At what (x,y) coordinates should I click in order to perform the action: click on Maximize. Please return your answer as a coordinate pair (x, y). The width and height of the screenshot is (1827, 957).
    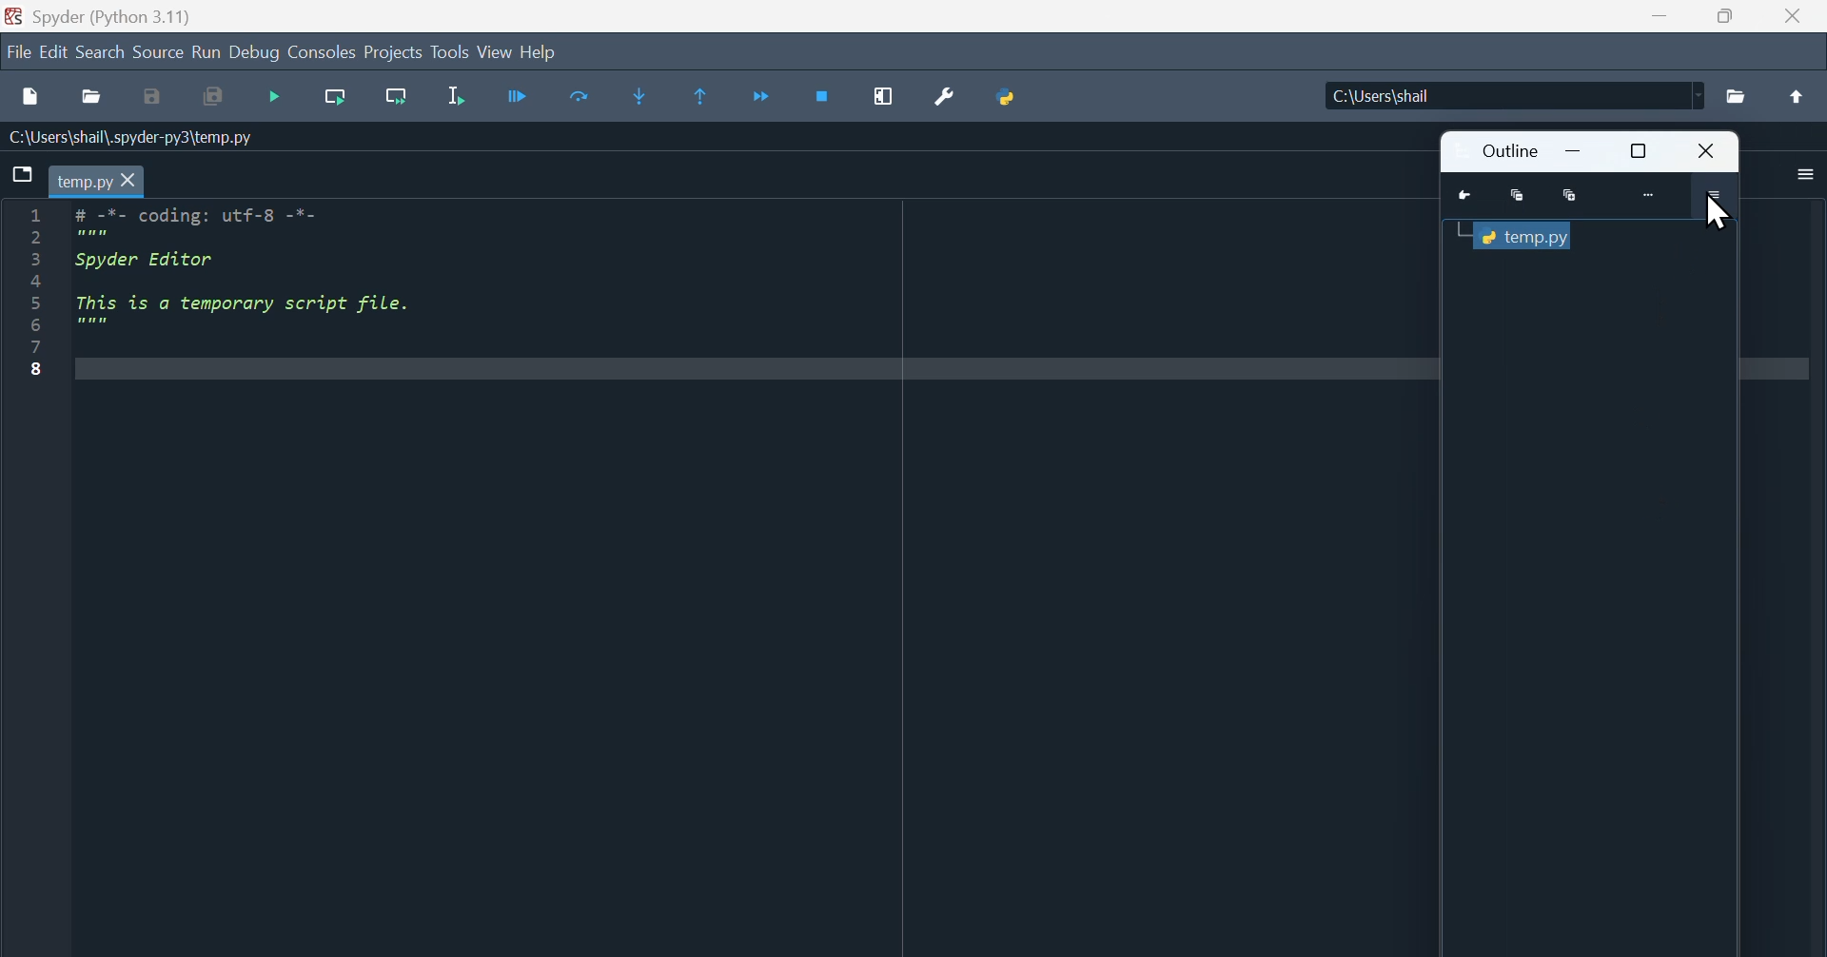
    Looking at the image, I should click on (1569, 196).